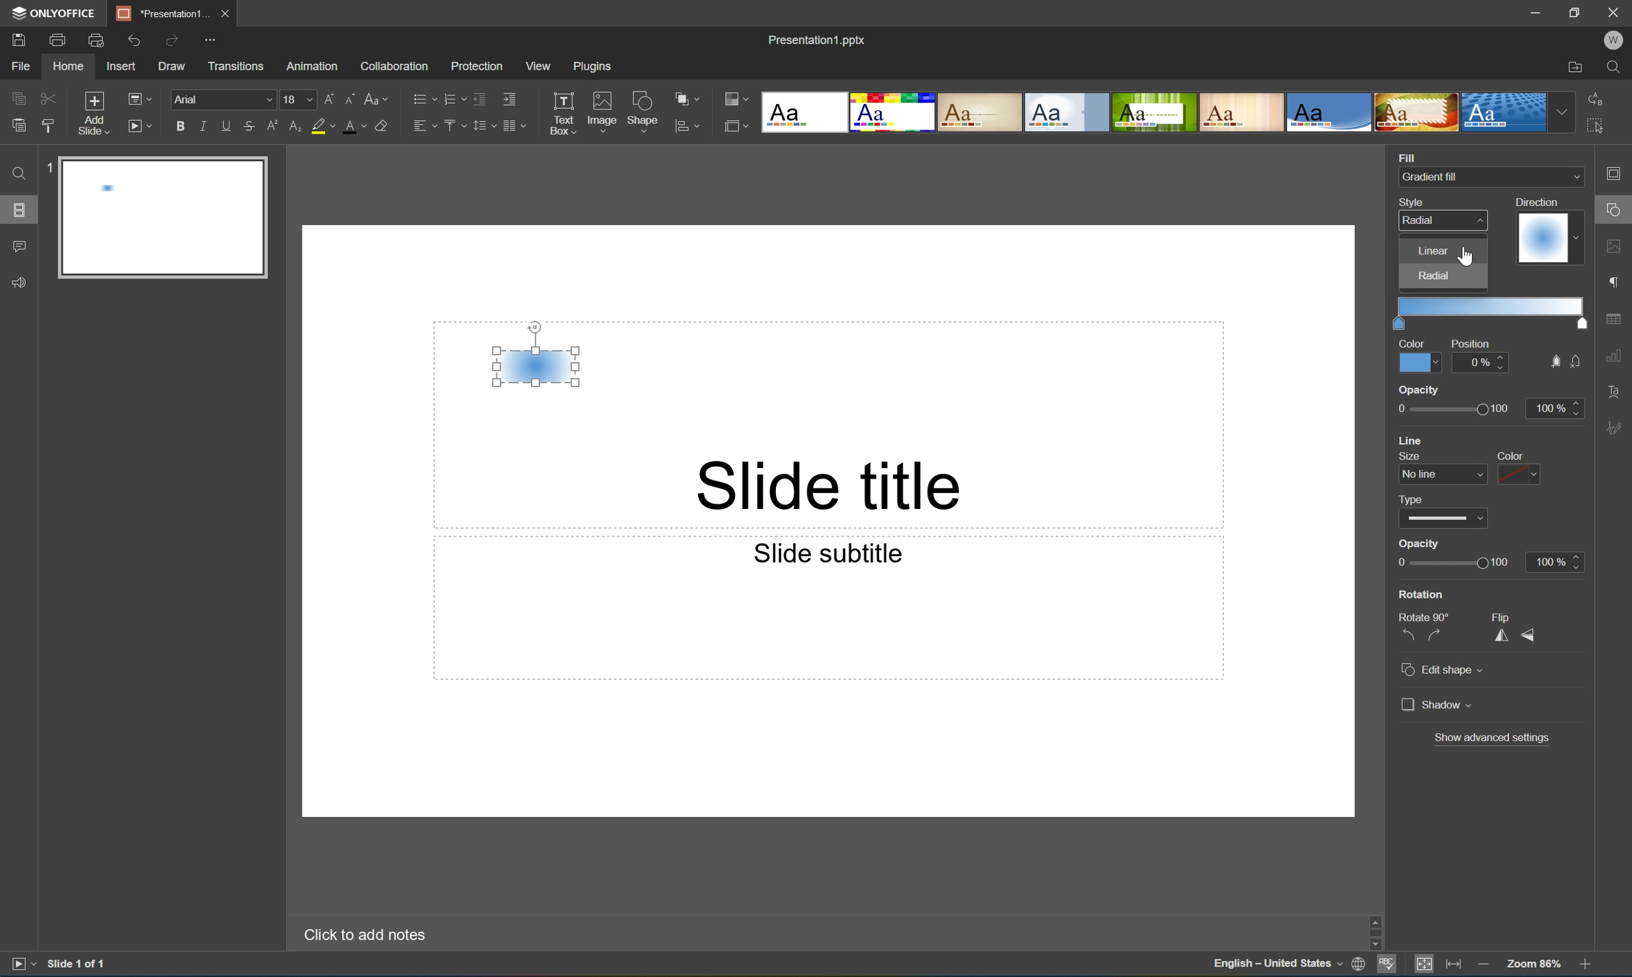  What do you see at coordinates (174, 42) in the screenshot?
I see `Redo` at bounding box center [174, 42].